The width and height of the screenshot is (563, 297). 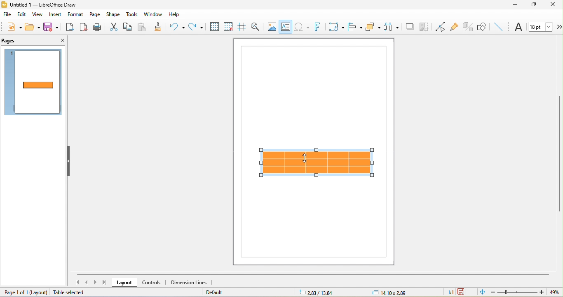 I want to click on previous page, so click(x=87, y=283).